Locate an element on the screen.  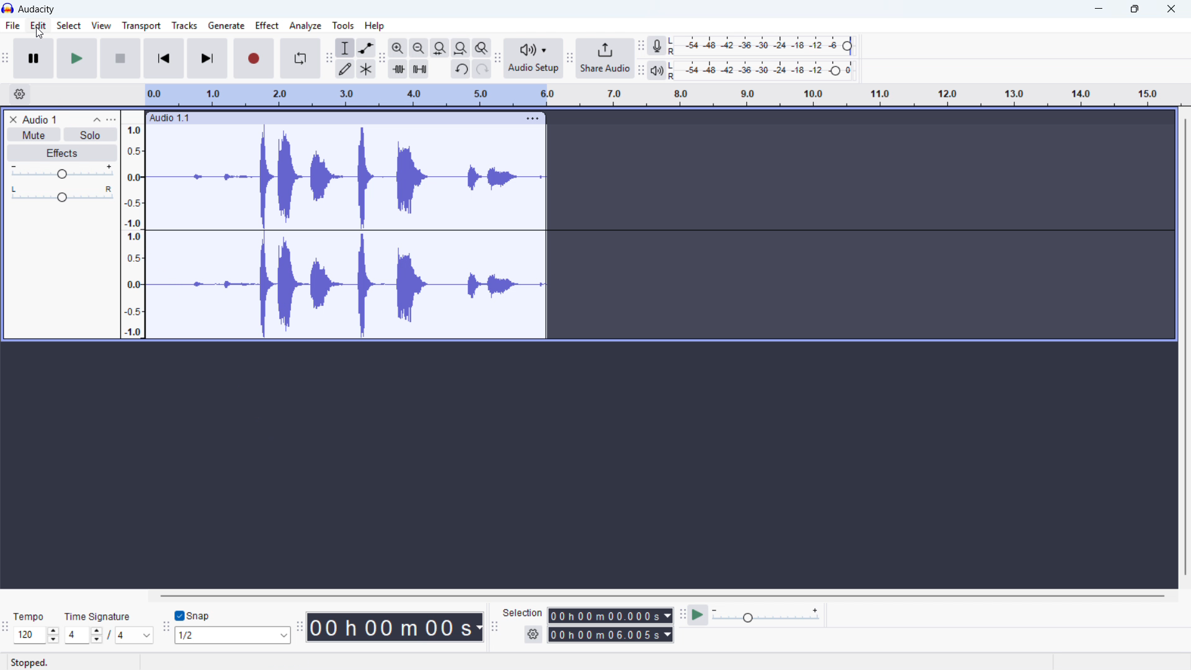
cursor is located at coordinates (40, 33).